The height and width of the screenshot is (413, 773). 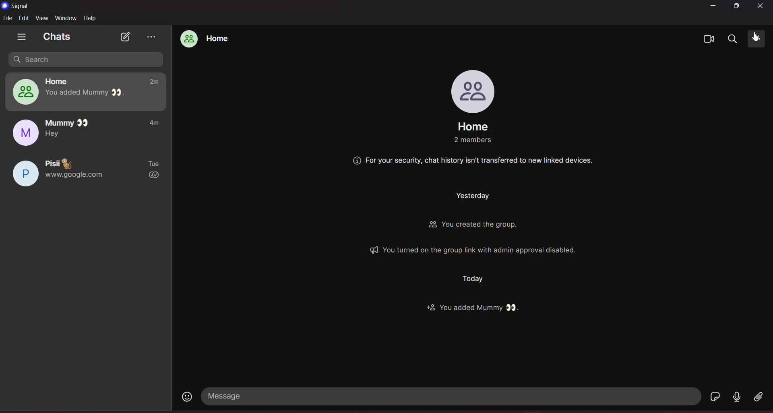 I want to click on emojis, so click(x=188, y=396).